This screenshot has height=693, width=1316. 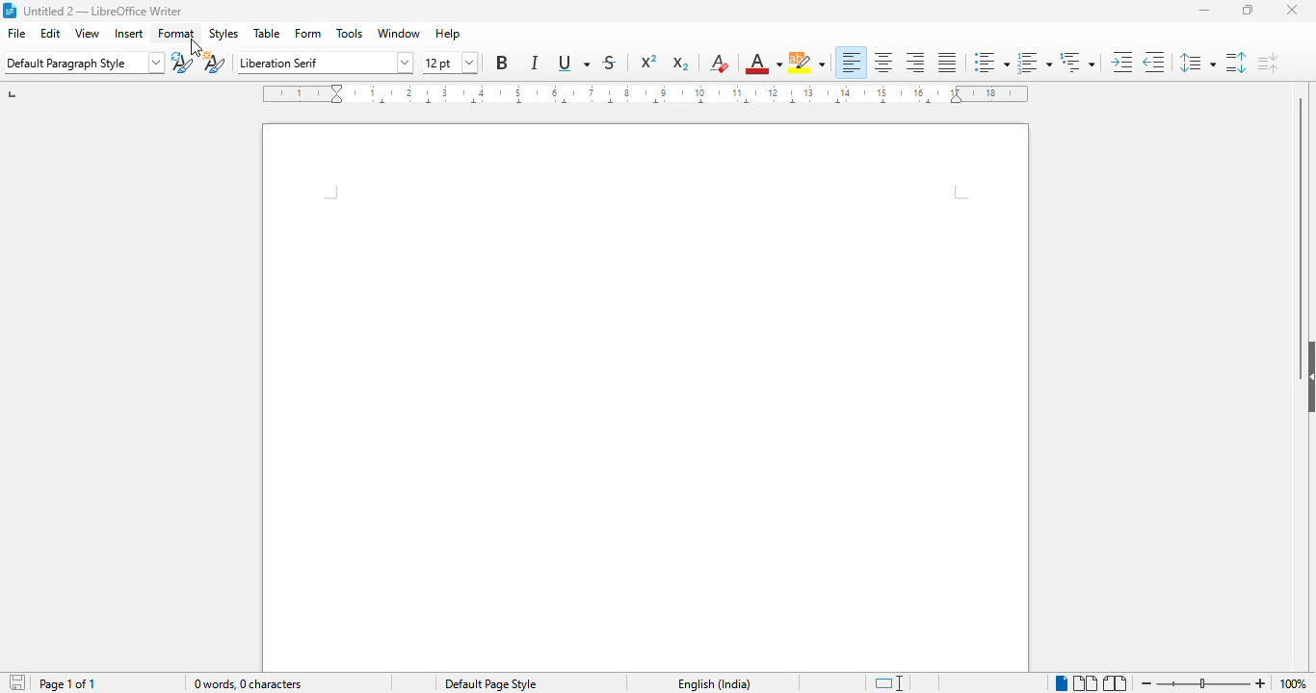 What do you see at coordinates (397, 34) in the screenshot?
I see `window` at bounding box center [397, 34].